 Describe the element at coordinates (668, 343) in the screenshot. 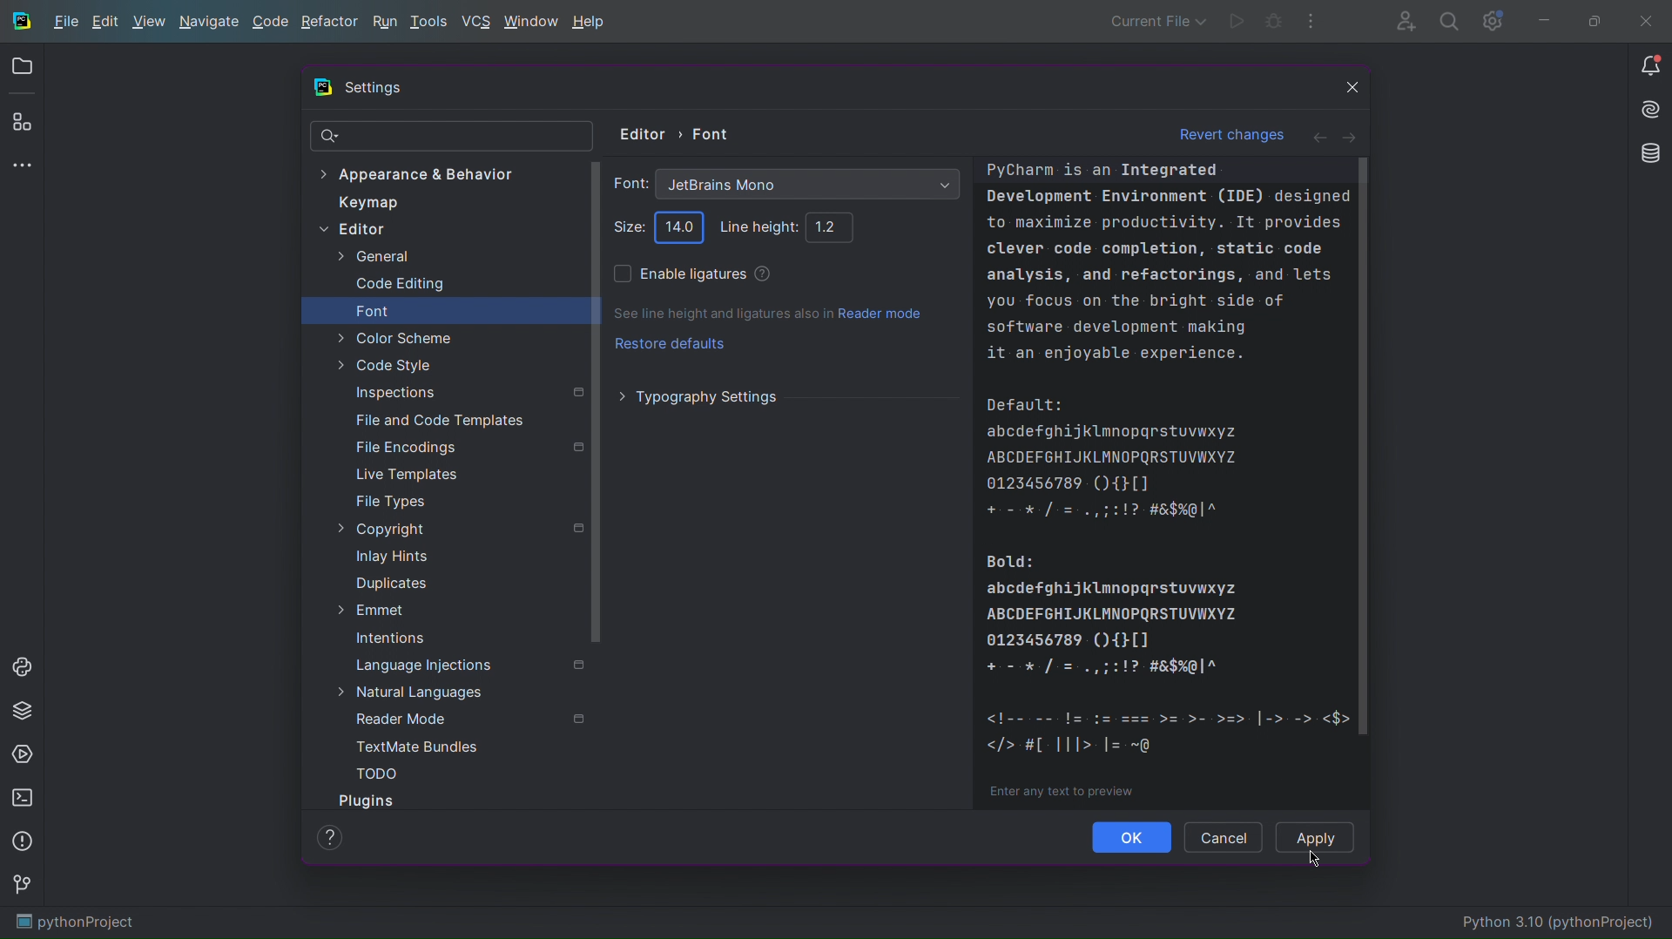

I see `Restore defaults` at that location.